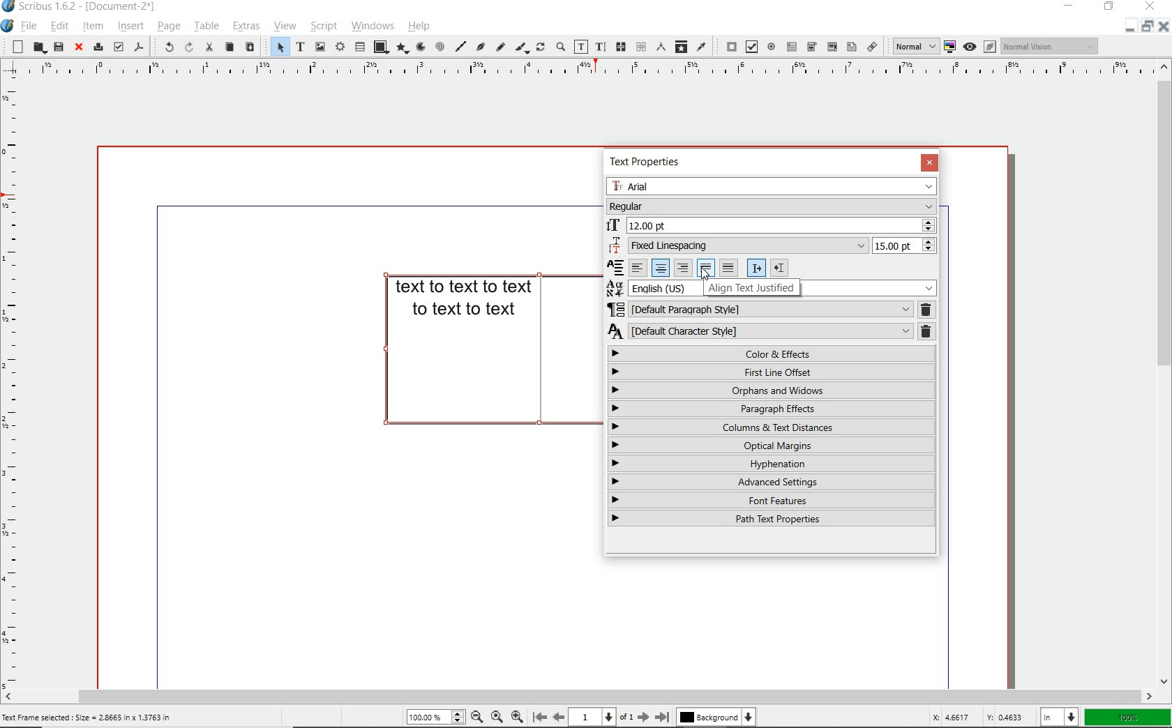 The image size is (1172, 728). Describe the element at coordinates (772, 206) in the screenshot. I see `FONT STYLE` at that location.